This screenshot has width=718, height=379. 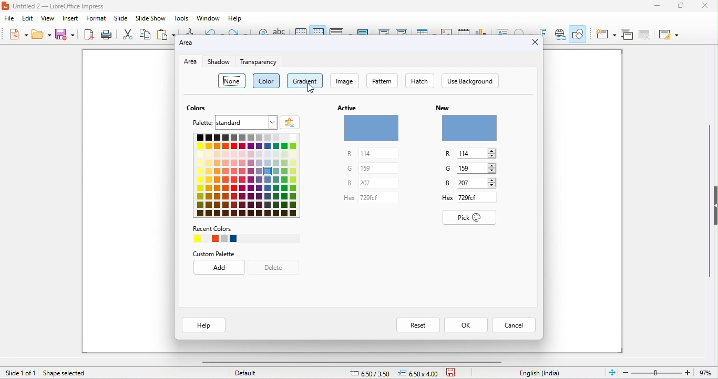 I want to click on window, so click(x=209, y=18).